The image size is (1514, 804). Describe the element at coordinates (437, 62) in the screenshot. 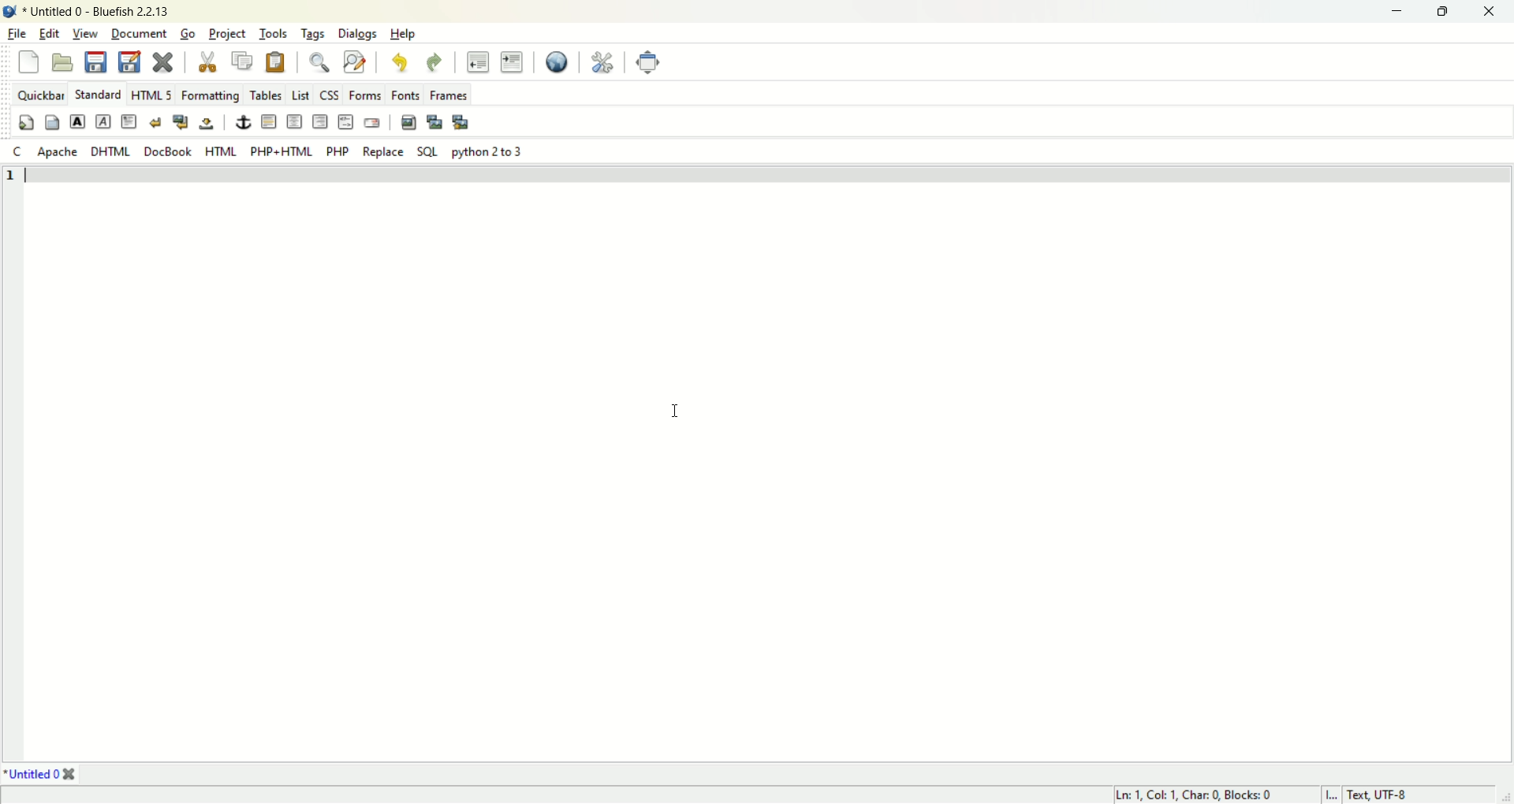

I see `redo` at that location.